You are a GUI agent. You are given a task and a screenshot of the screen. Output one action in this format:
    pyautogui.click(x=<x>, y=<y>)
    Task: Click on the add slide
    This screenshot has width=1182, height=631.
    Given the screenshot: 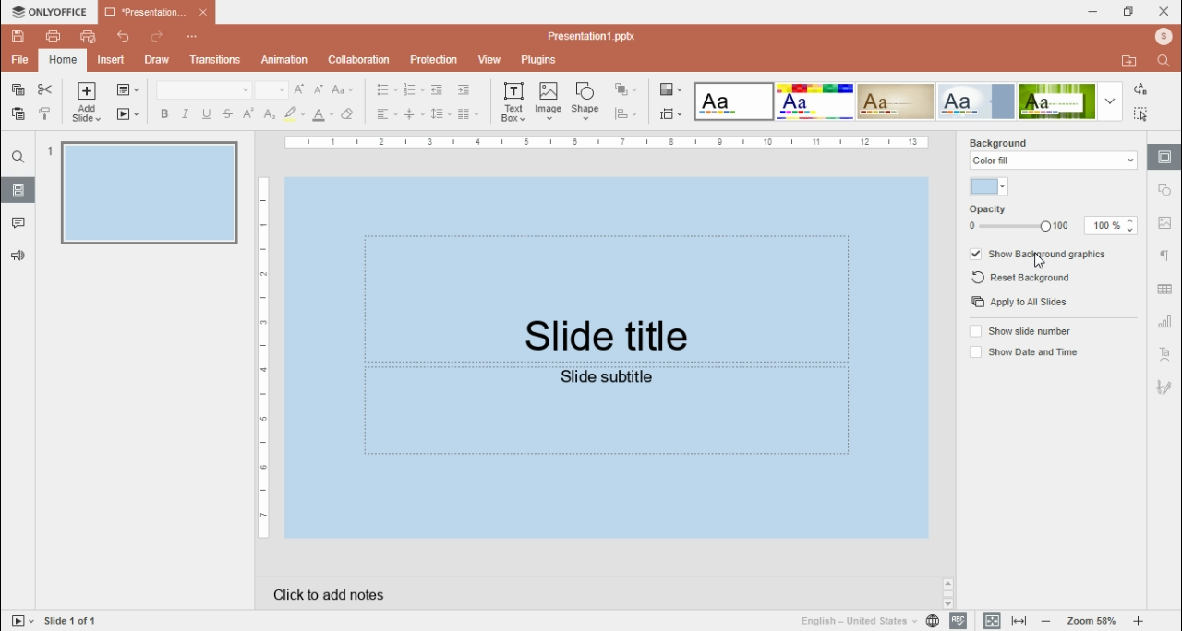 What is the action you would take?
    pyautogui.click(x=86, y=102)
    